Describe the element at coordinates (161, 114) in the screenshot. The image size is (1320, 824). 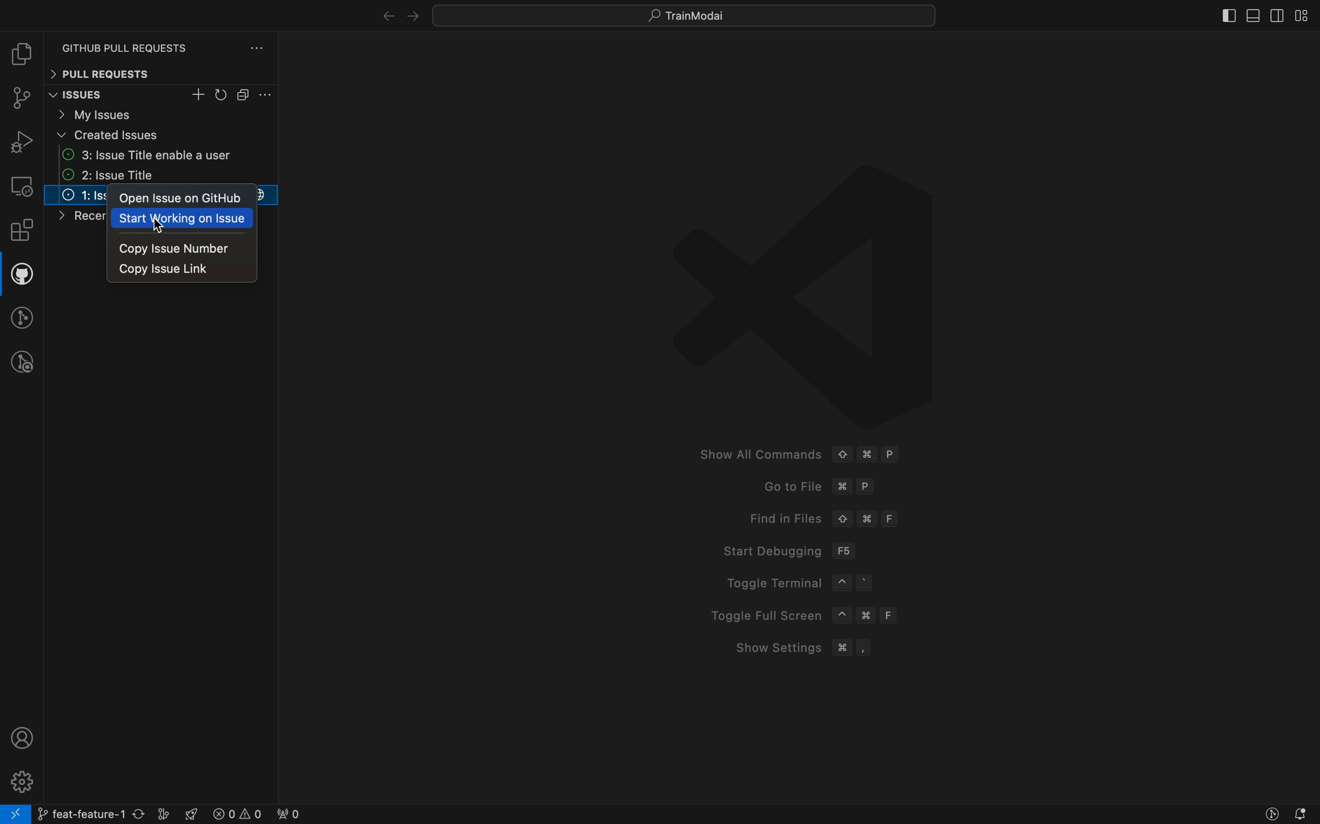
I see `my issues` at that location.